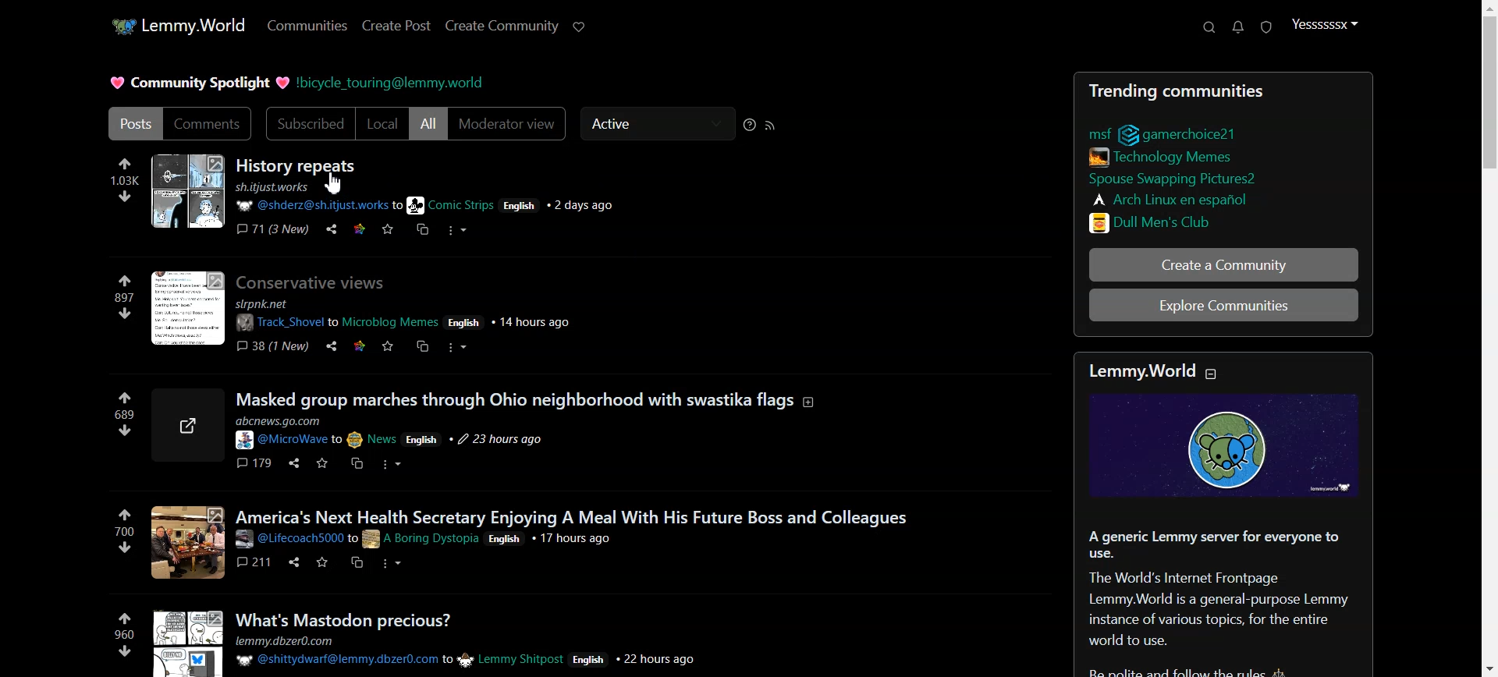 The height and width of the screenshot is (677, 1498). I want to click on Communities, so click(307, 25).